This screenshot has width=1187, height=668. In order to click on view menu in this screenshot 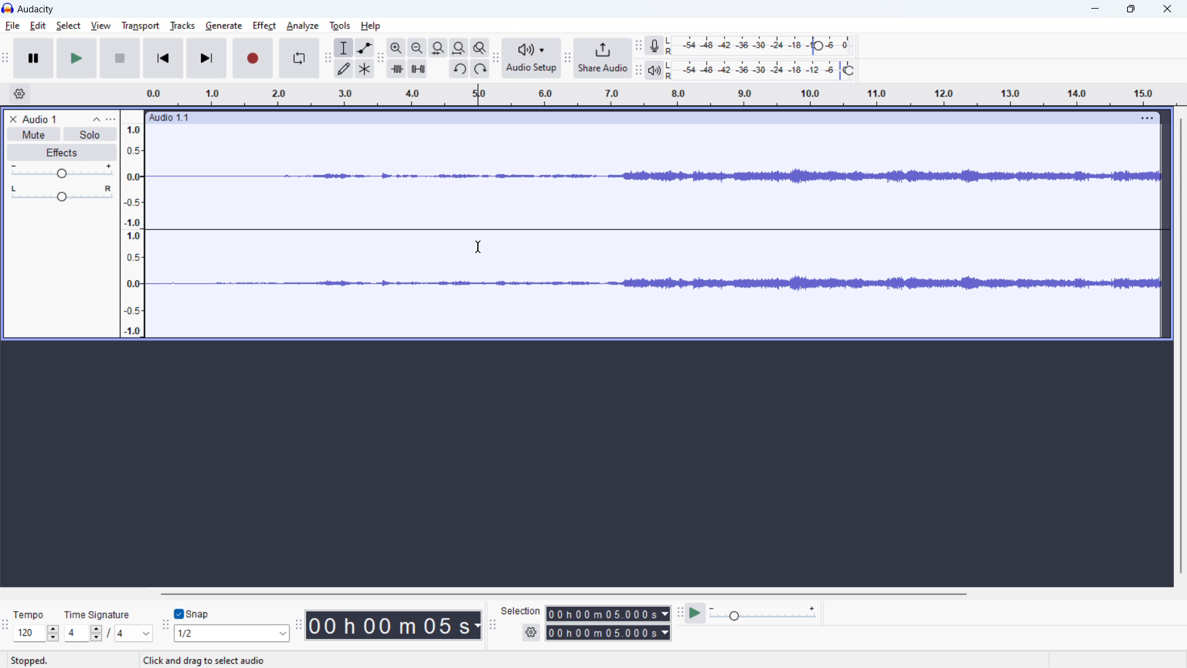, I will do `click(1147, 118)`.